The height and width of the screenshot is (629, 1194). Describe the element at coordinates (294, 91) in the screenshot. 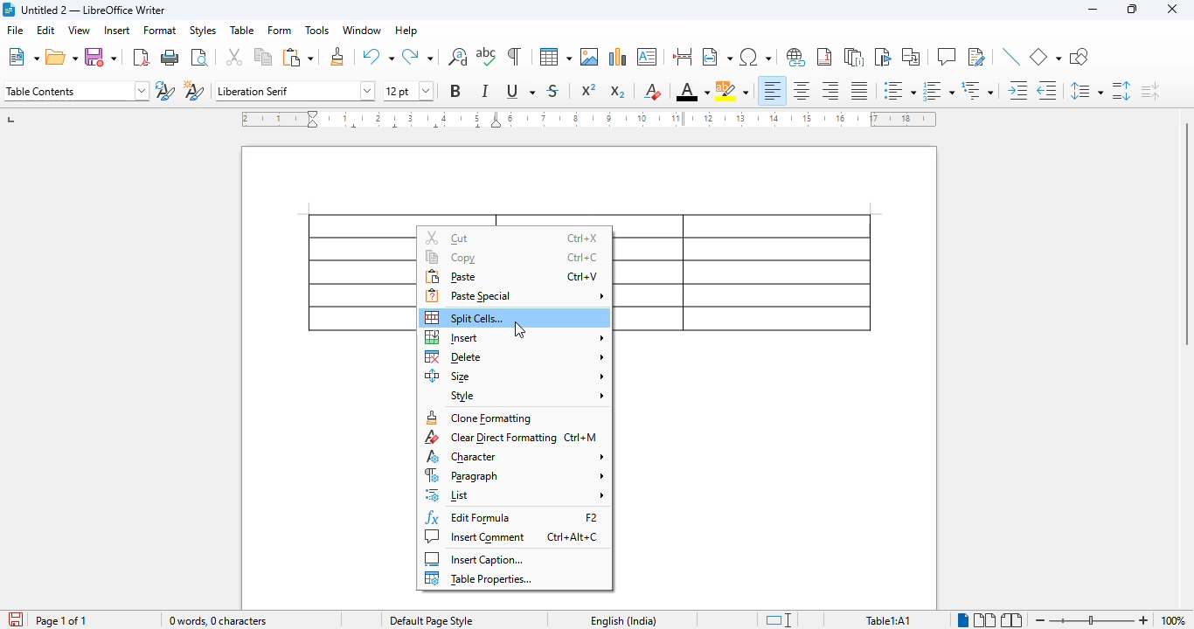

I see `font name` at that location.